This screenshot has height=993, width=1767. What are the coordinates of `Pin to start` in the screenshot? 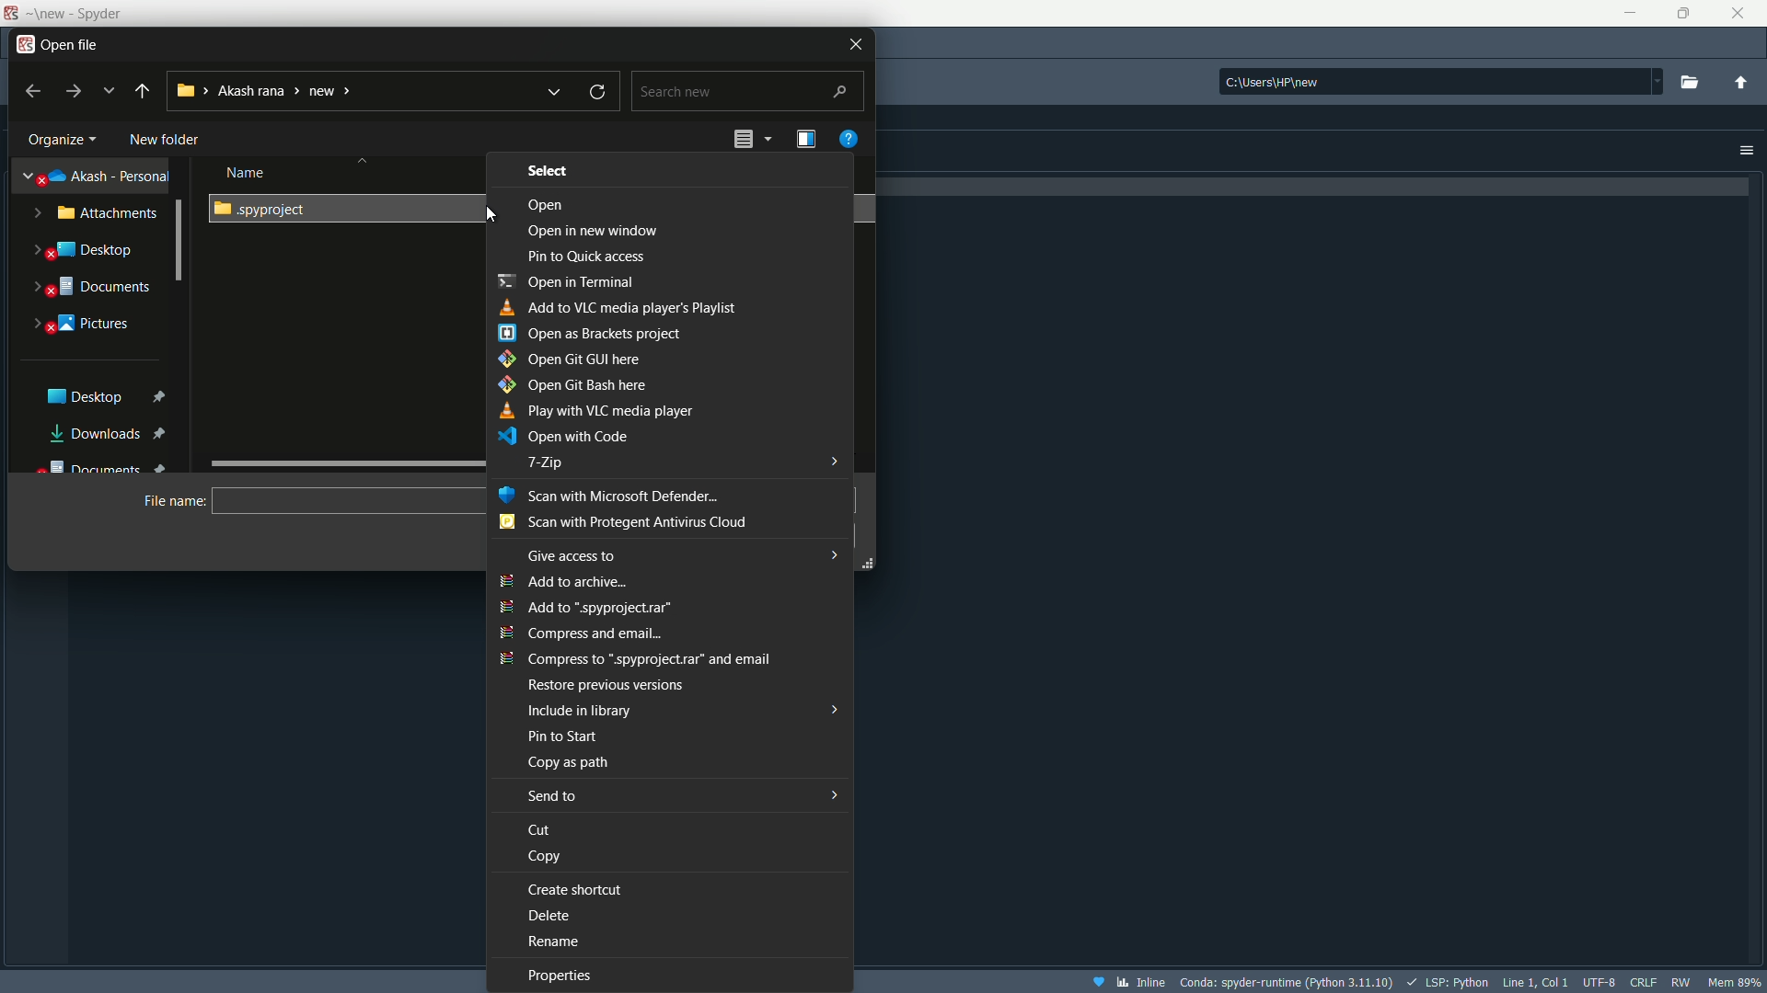 It's located at (567, 736).